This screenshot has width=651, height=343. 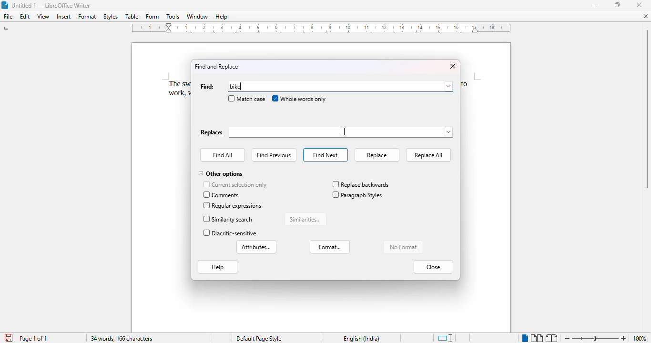 I want to click on 34 words, 166 characters, so click(x=122, y=339).